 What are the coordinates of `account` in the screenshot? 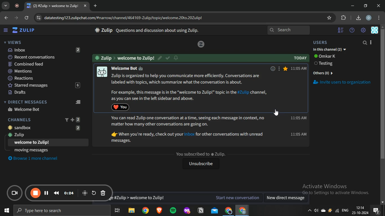 It's located at (369, 18).